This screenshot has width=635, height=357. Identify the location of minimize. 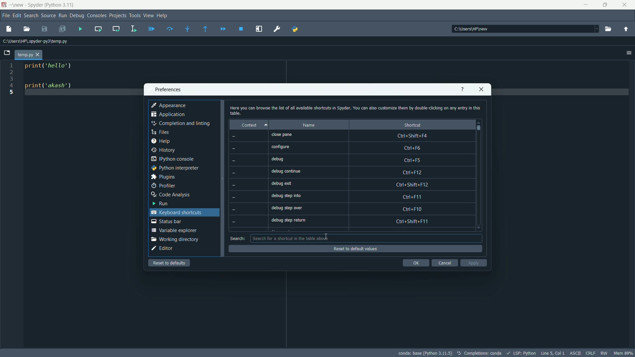
(585, 4).